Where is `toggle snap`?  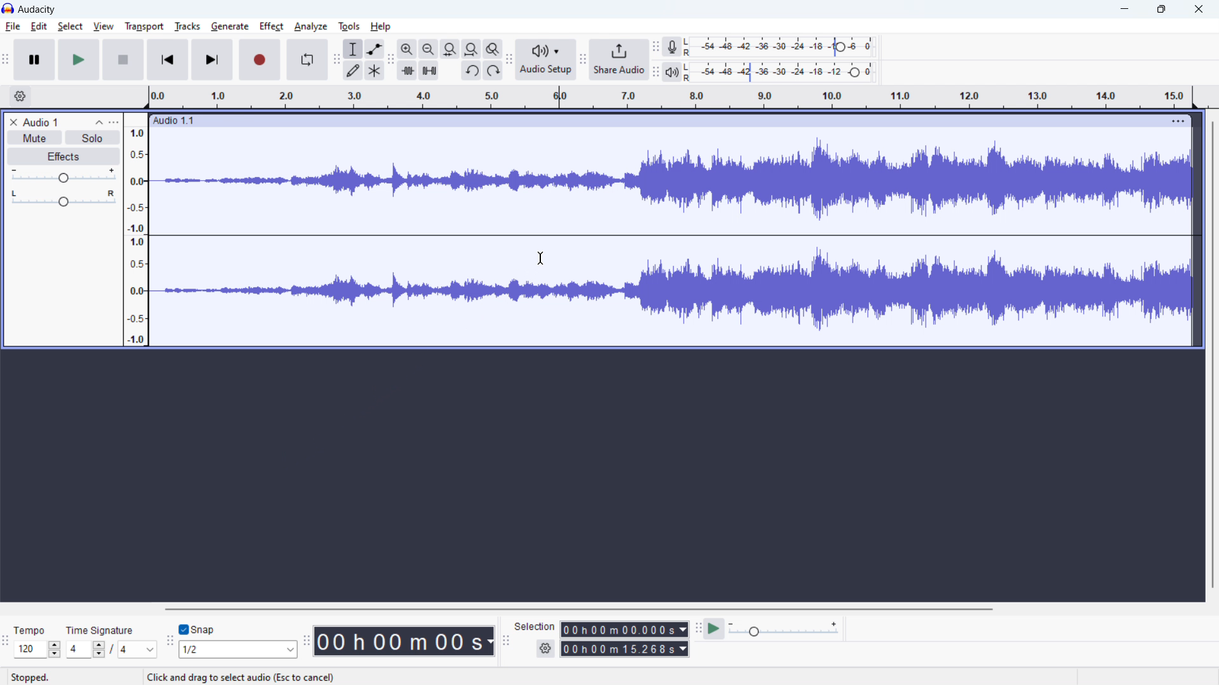 toggle snap is located at coordinates (197, 630).